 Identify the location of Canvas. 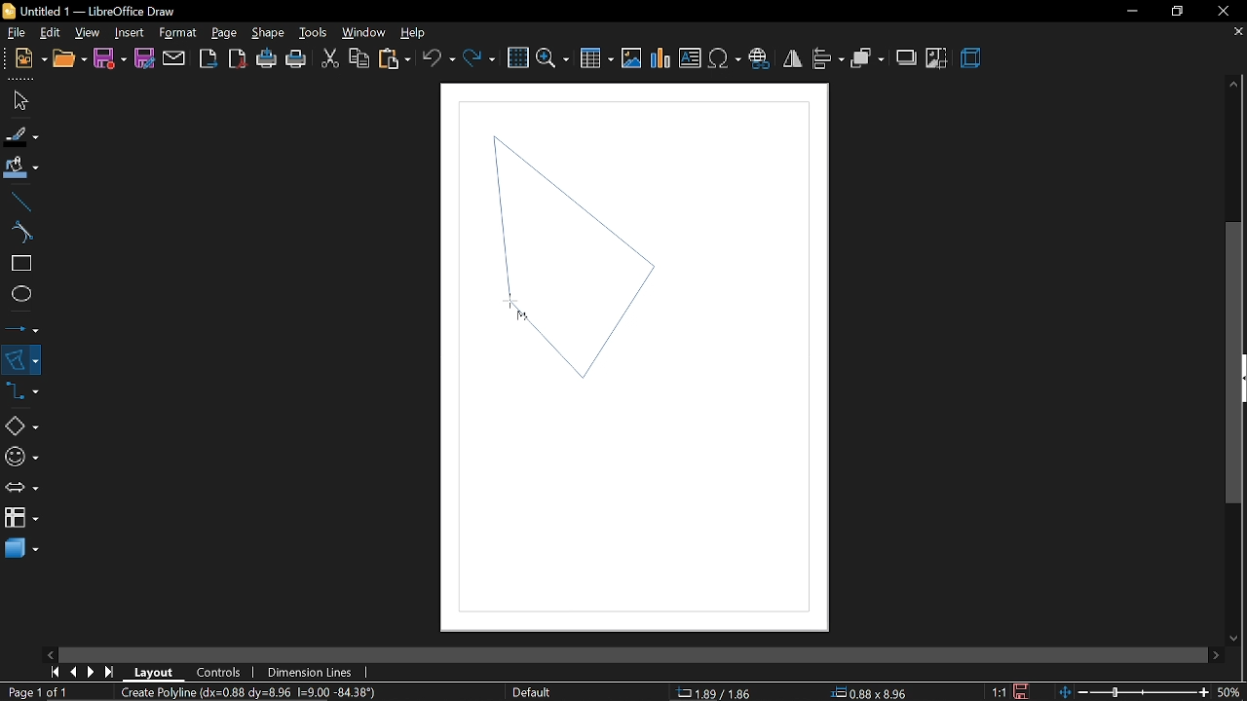
(637, 357).